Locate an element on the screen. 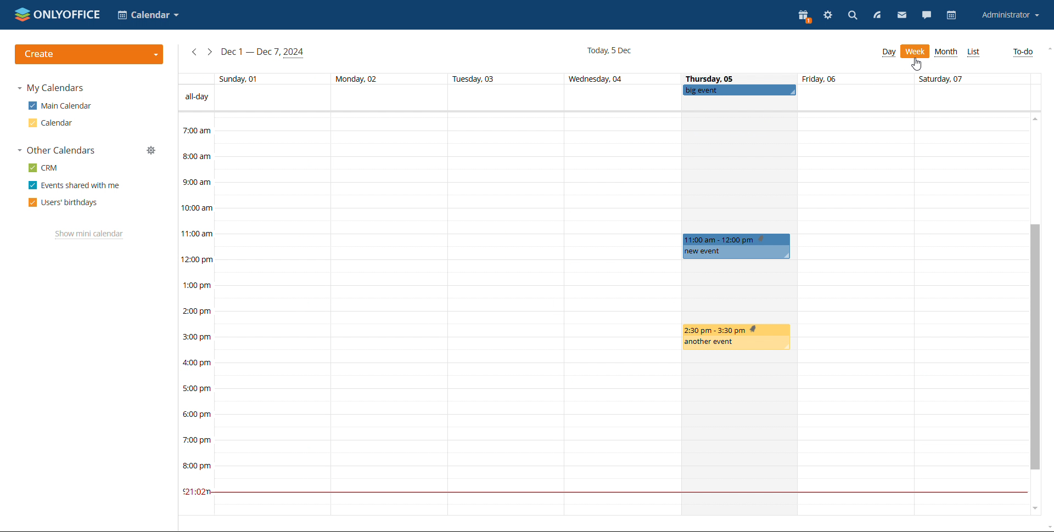 The image size is (1054, 532). month view is located at coordinates (946, 52).